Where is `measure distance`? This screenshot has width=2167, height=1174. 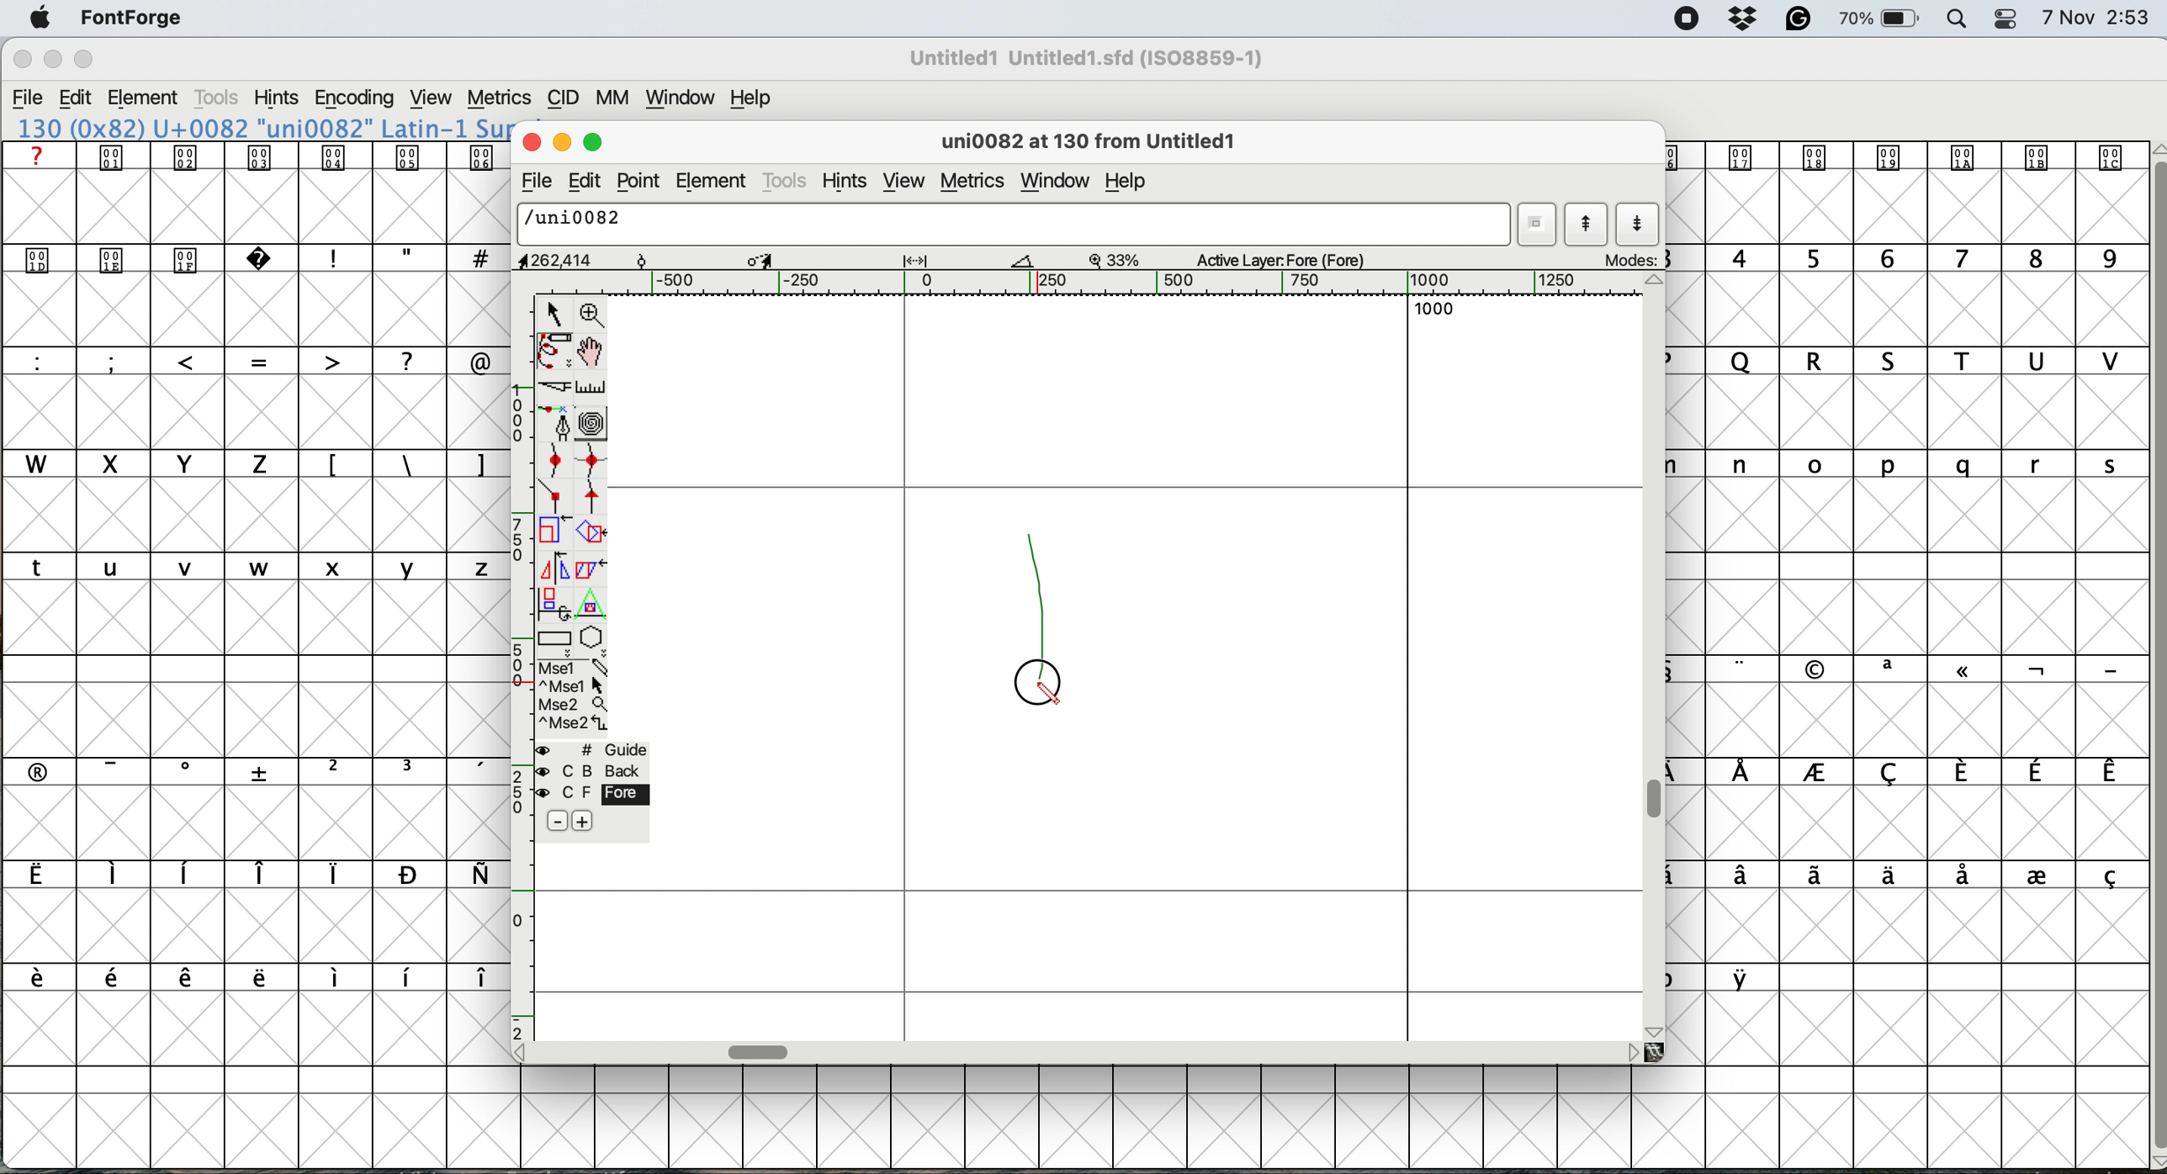 measure distance is located at coordinates (591, 386).